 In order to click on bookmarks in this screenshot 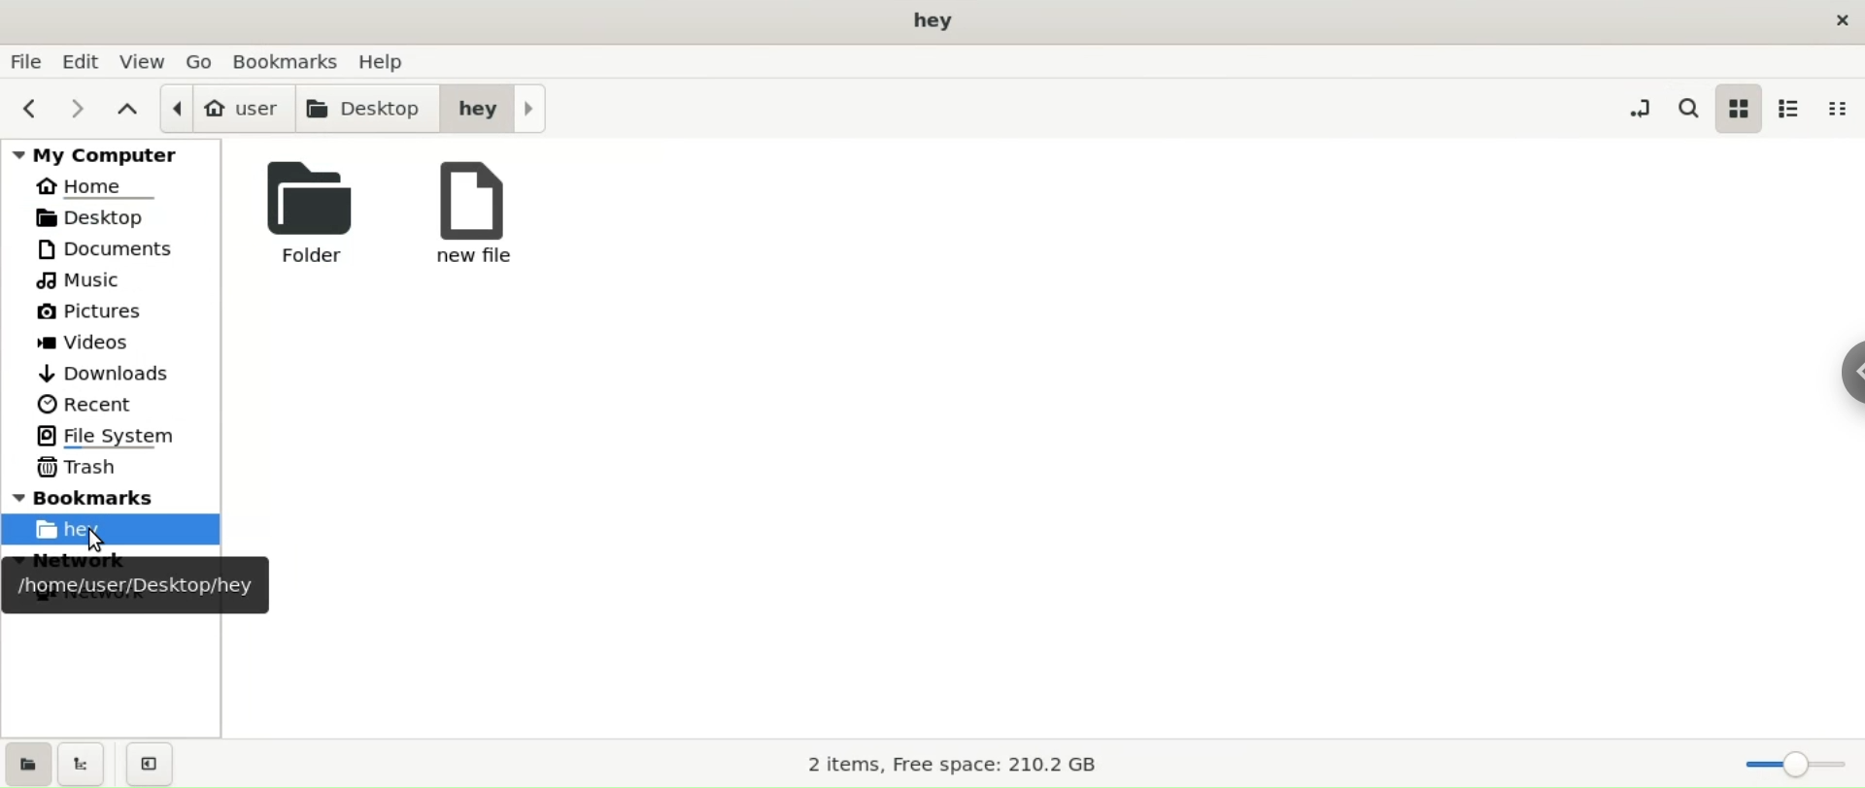, I will do `click(288, 61)`.